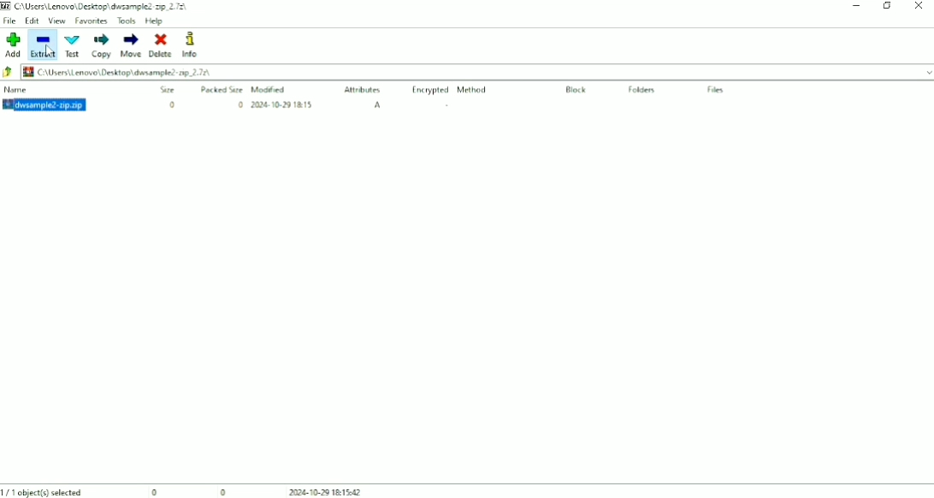 The height and width of the screenshot is (498, 934). I want to click on Block, so click(576, 90).